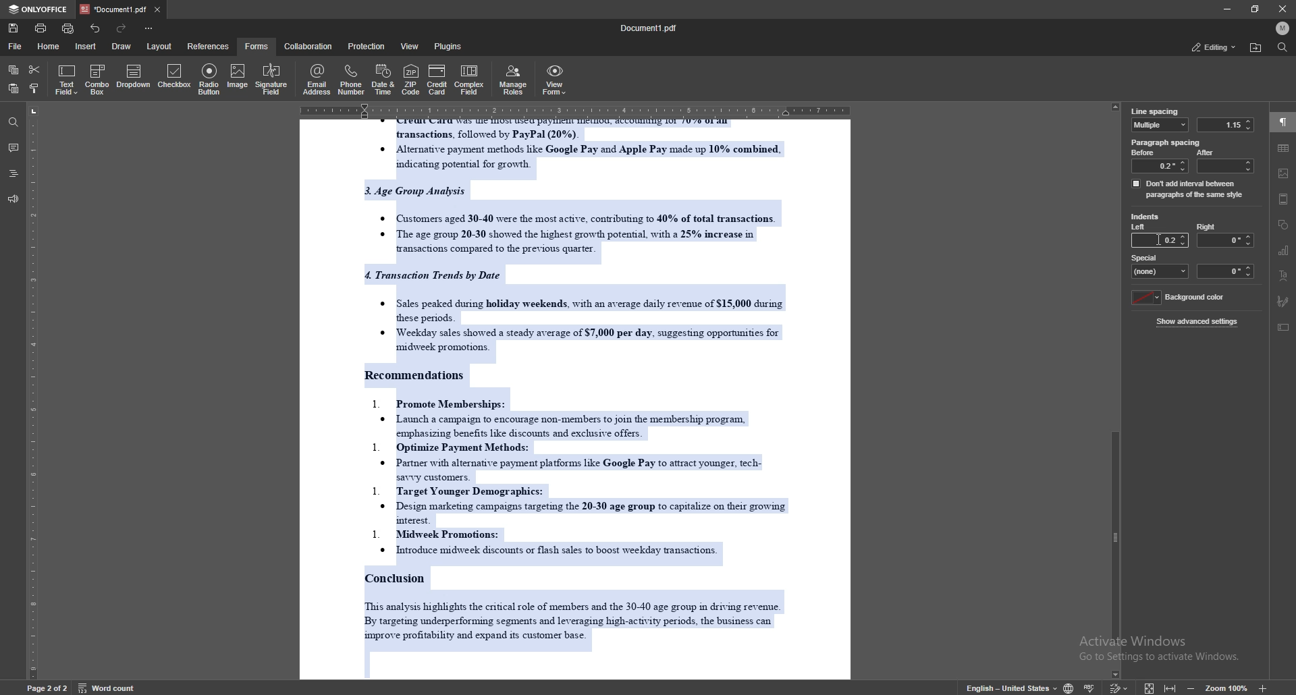  What do you see at coordinates (209, 46) in the screenshot?
I see `references` at bounding box center [209, 46].